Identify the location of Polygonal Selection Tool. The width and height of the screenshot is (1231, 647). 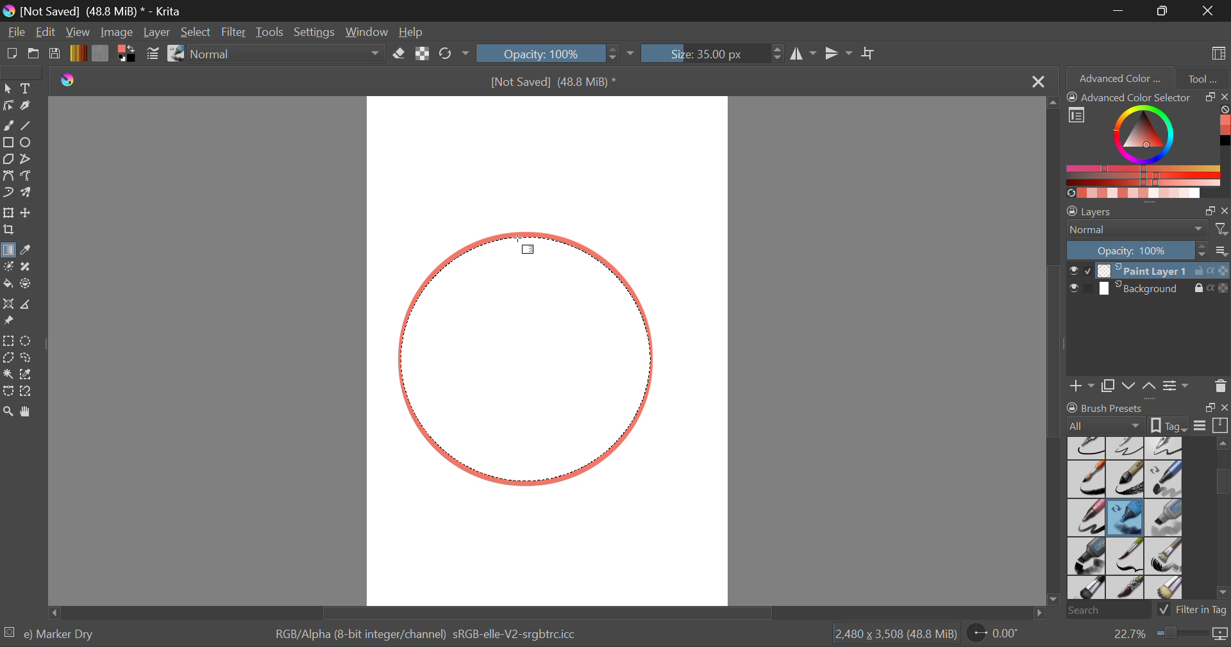
(8, 357).